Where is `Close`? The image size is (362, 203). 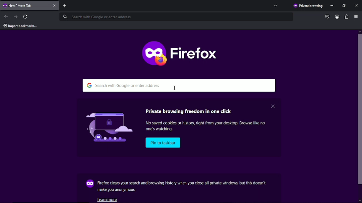 Close is located at coordinates (356, 5).